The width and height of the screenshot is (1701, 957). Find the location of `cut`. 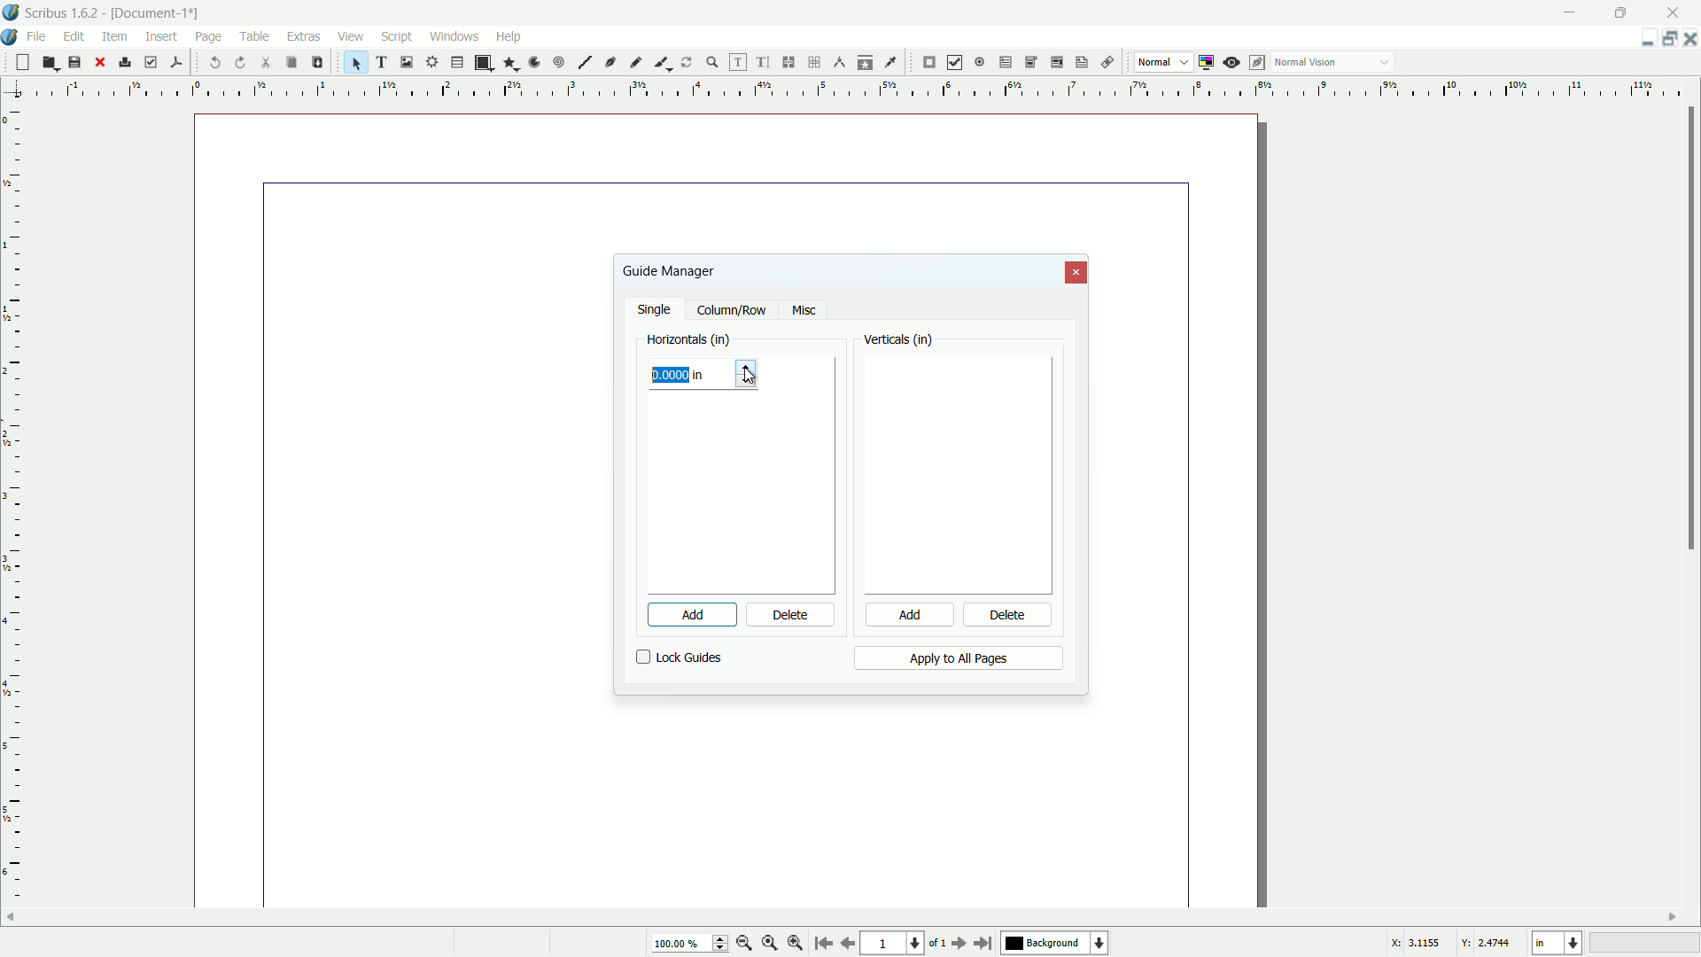

cut is located at coordinates (267, 62).